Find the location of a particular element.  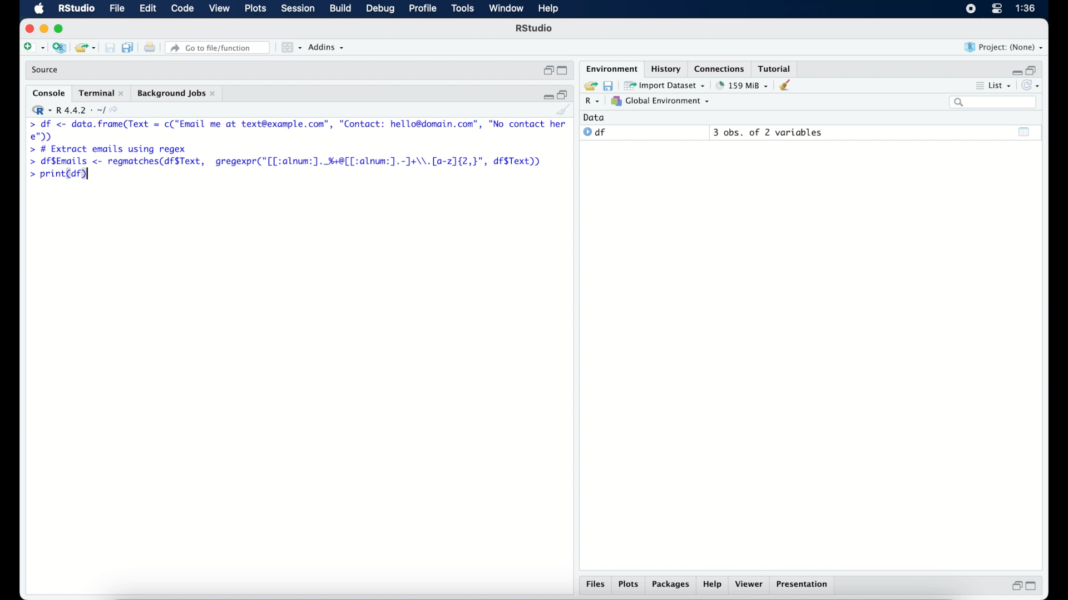

R Studio is located at coordinates (535, 29).